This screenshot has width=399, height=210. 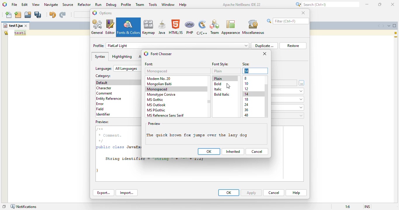 What do you see at coordinates (20, 33) in the screenshot?
I see `text` at bounding box center [20, 33].